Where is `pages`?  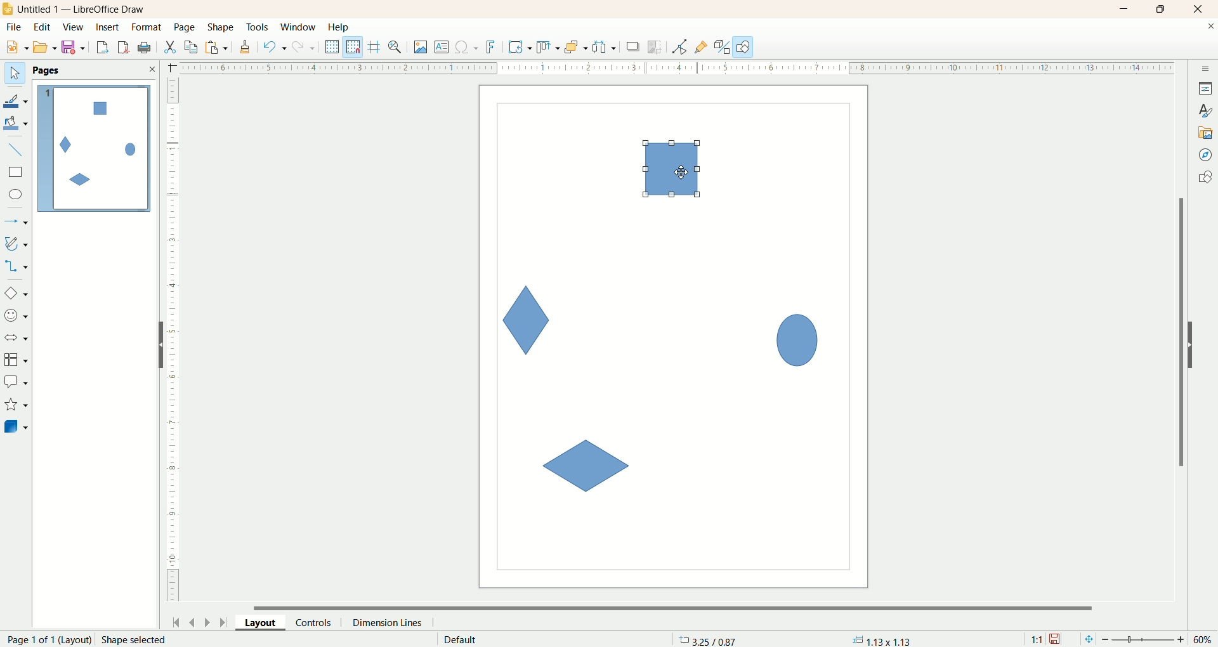 pages is located at coordinates (46, 70).